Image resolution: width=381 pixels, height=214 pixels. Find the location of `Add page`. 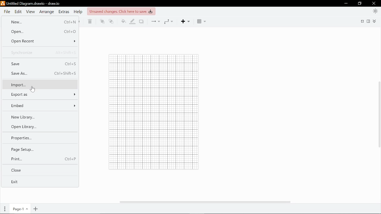

Add page is located at coordinates (36, 209).